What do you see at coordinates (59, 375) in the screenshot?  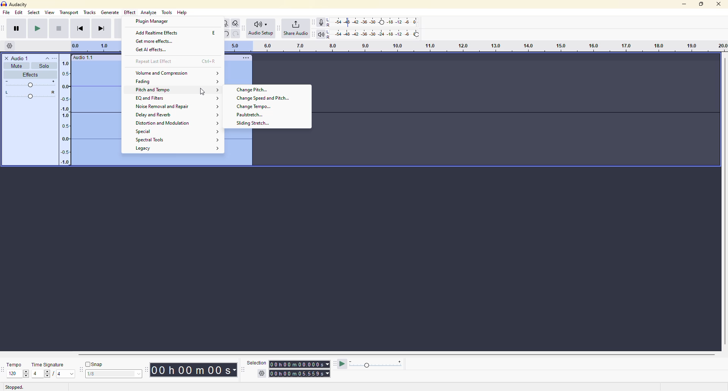 I see `4` at bounding box center [59, 375].